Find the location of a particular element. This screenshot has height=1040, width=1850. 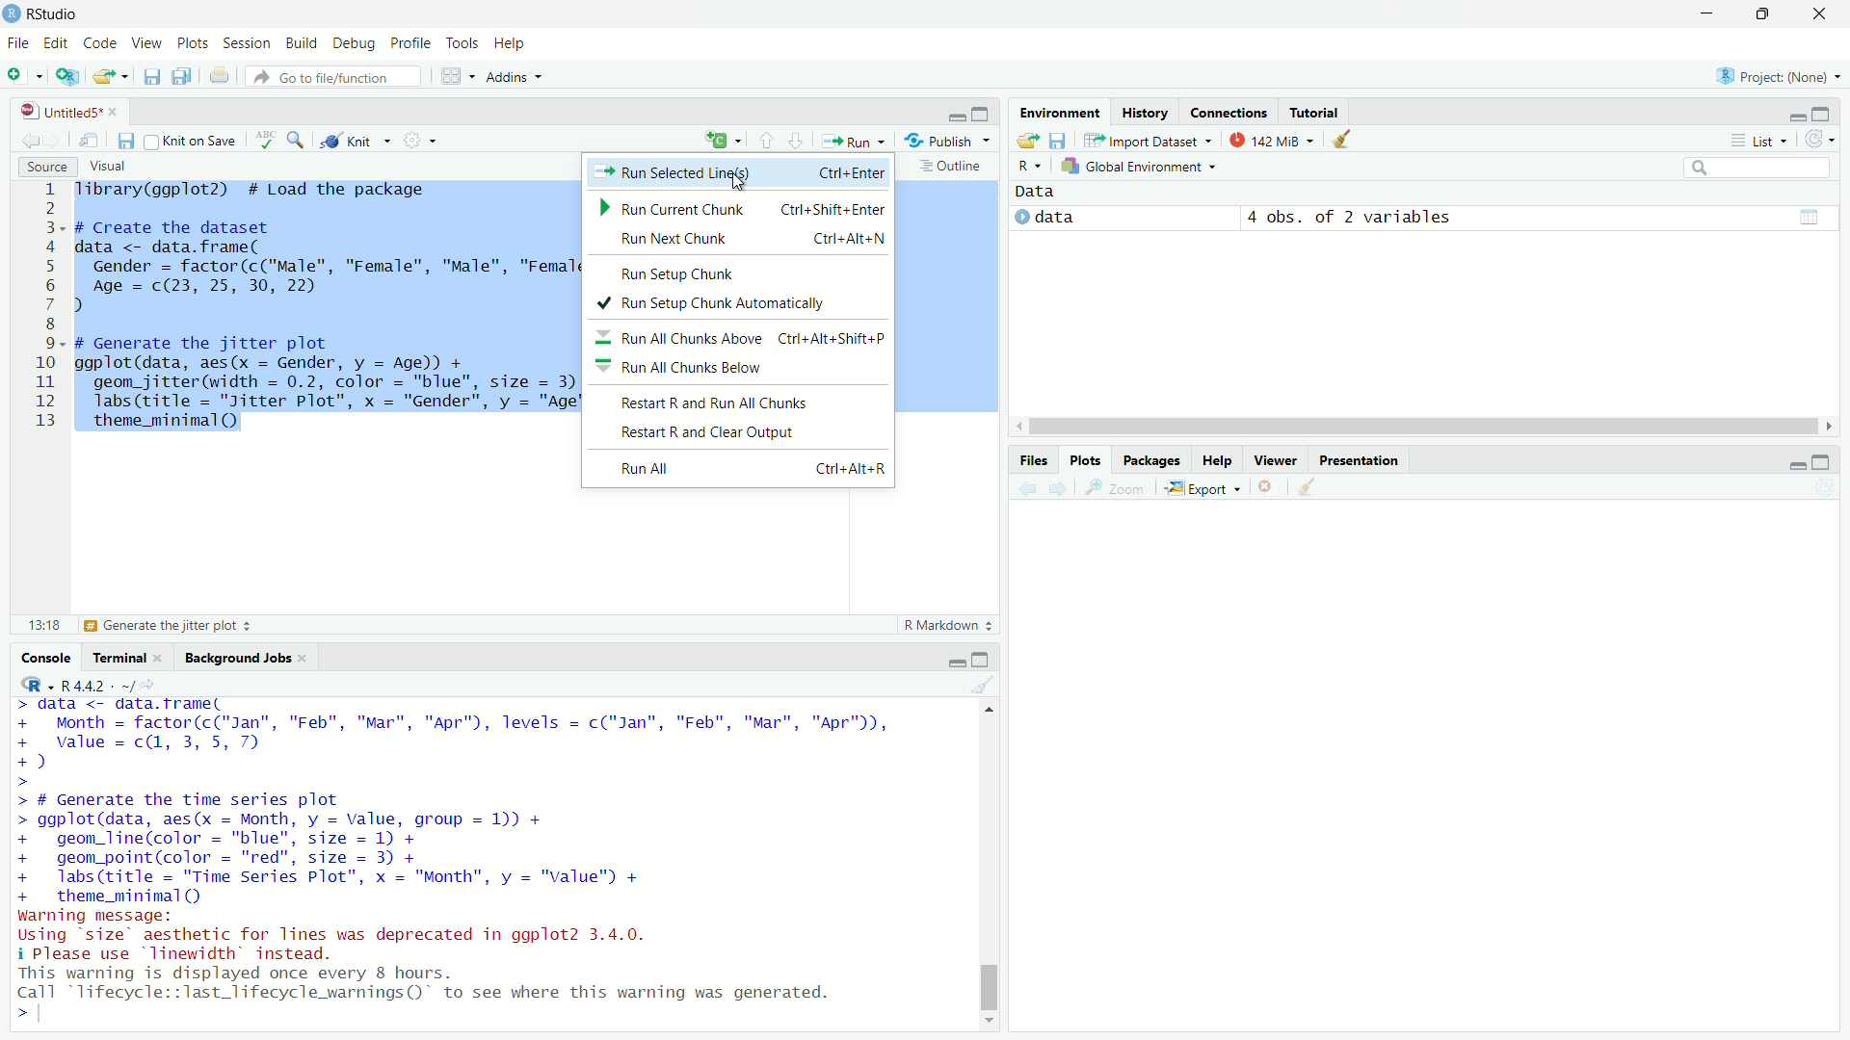

scrollbar is located at coordinates (988, 868).